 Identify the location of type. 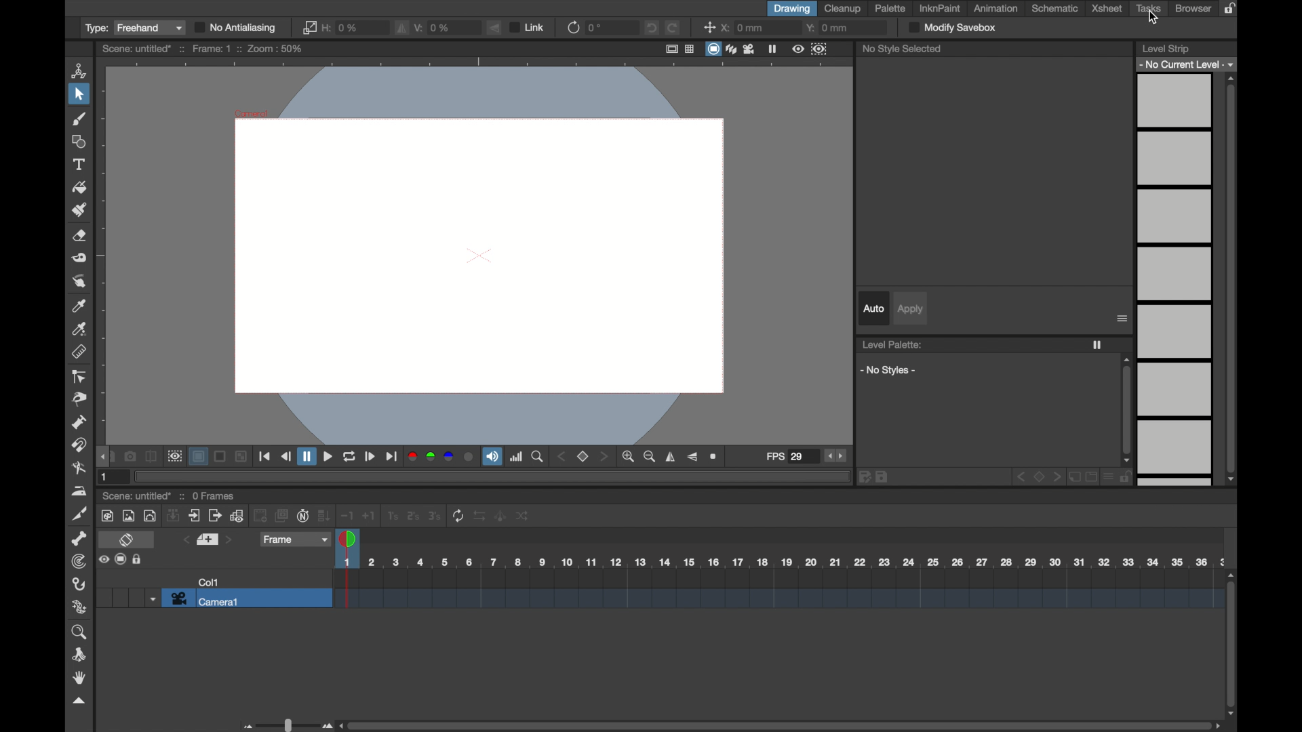
(95, 28).